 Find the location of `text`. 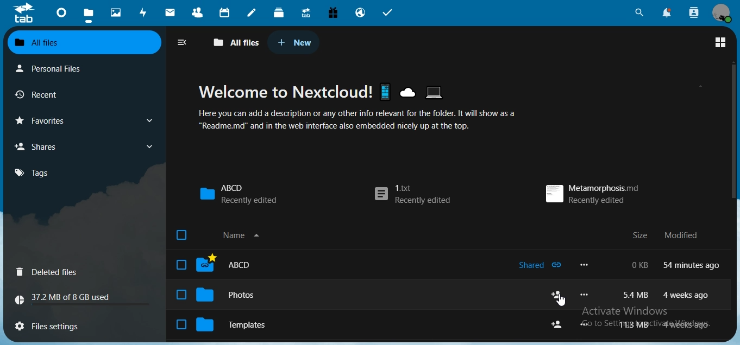

text is located at coordinates (664, 294).